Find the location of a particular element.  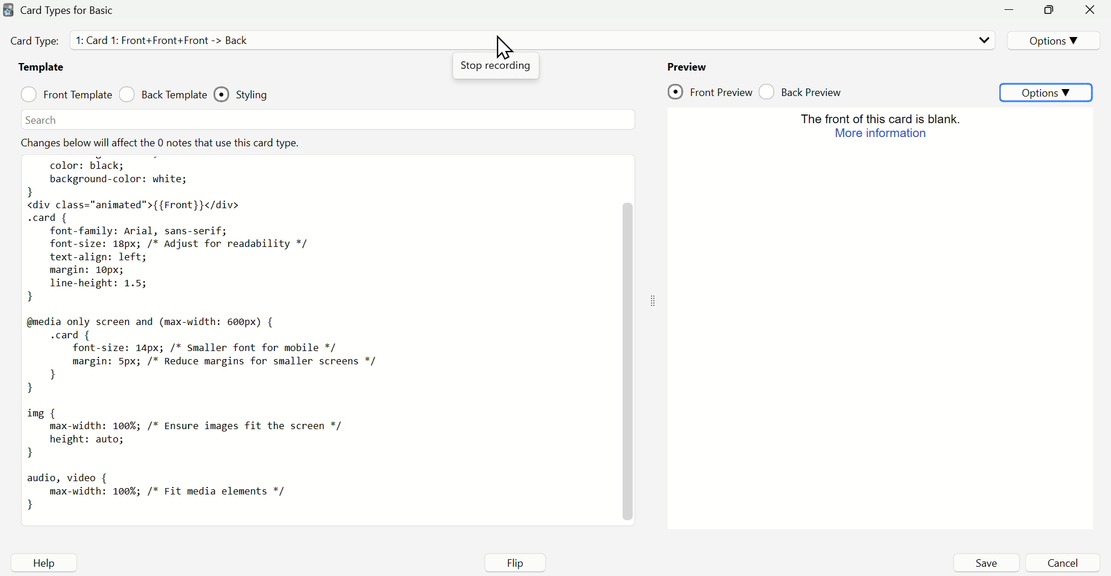

minimize is located at coordinates (1049, 11).